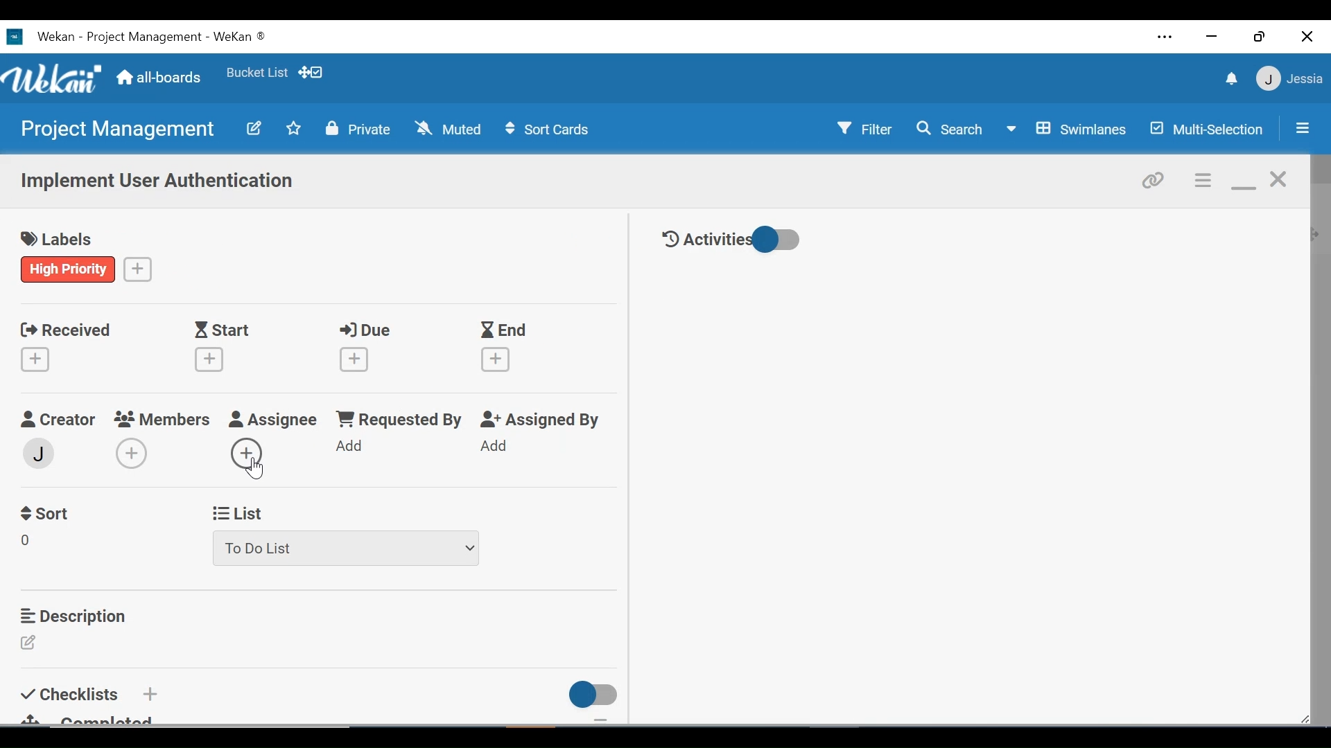 The height and width of the screenshot is (748, 1331). I want to click on Restore, so click(1261, 36).